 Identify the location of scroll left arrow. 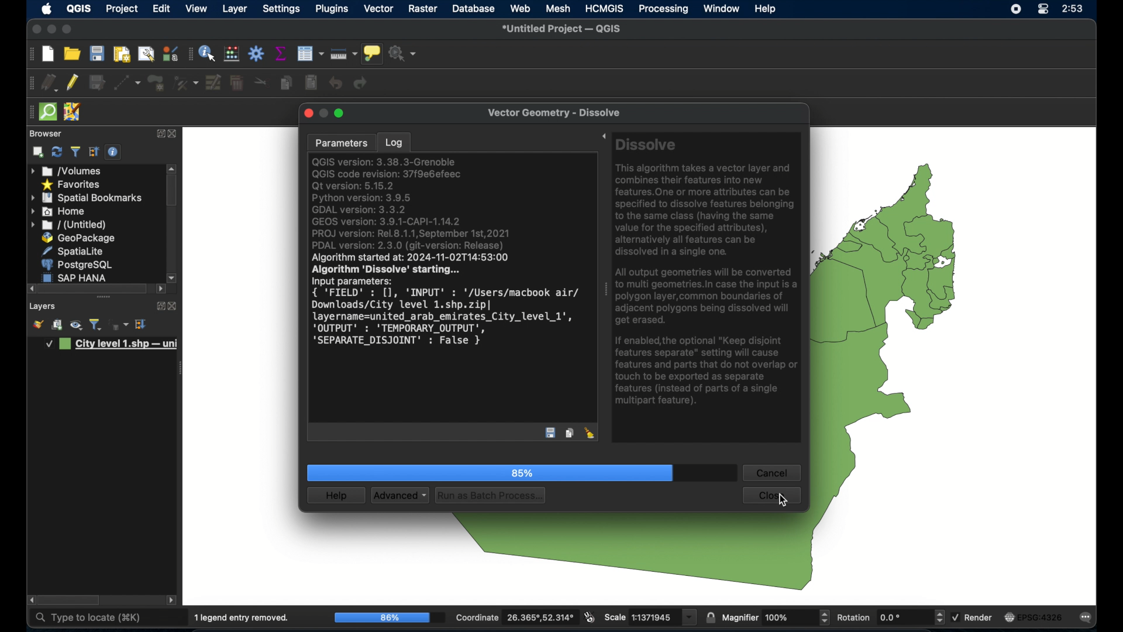
(173, 601).